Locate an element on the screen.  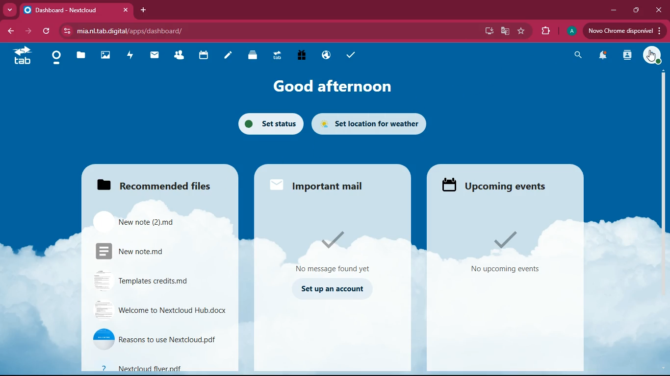
favorites is located at coordinates (522, 32).